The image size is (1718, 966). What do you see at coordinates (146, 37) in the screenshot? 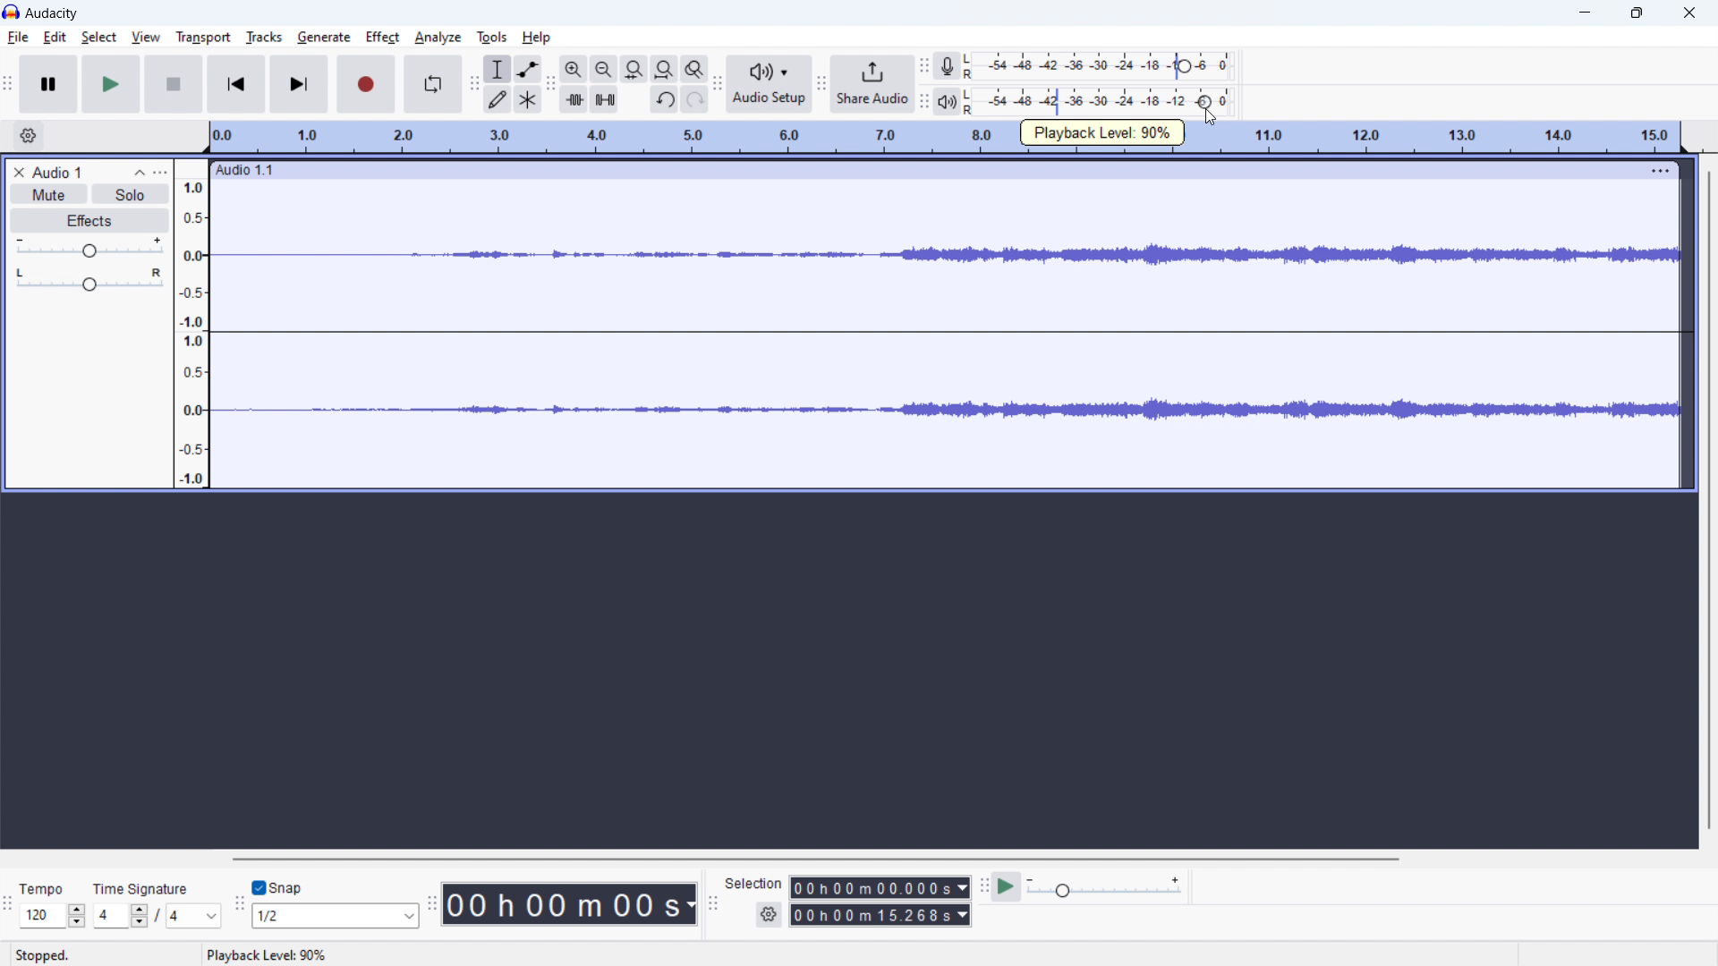
I see `view` at bounding box center [146, 37].